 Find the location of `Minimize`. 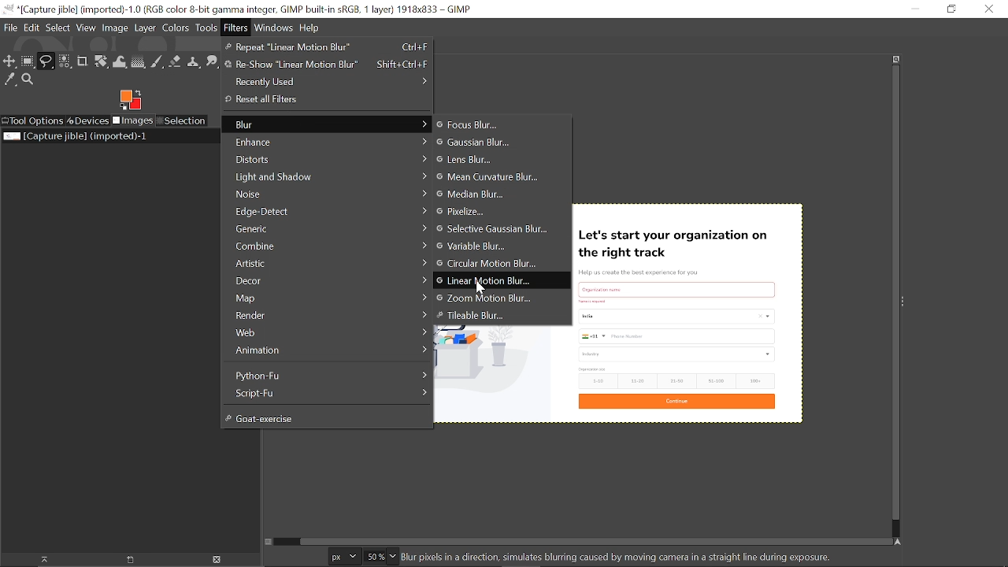

Minimize is located at coordinates (913, 9).